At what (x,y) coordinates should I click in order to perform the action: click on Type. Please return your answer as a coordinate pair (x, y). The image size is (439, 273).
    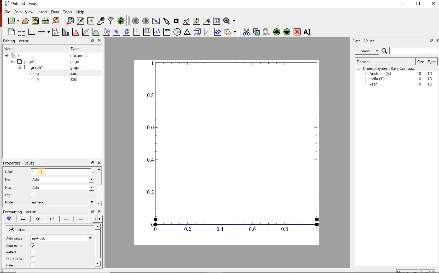
    Looking at the image, I should click on (82, 49).